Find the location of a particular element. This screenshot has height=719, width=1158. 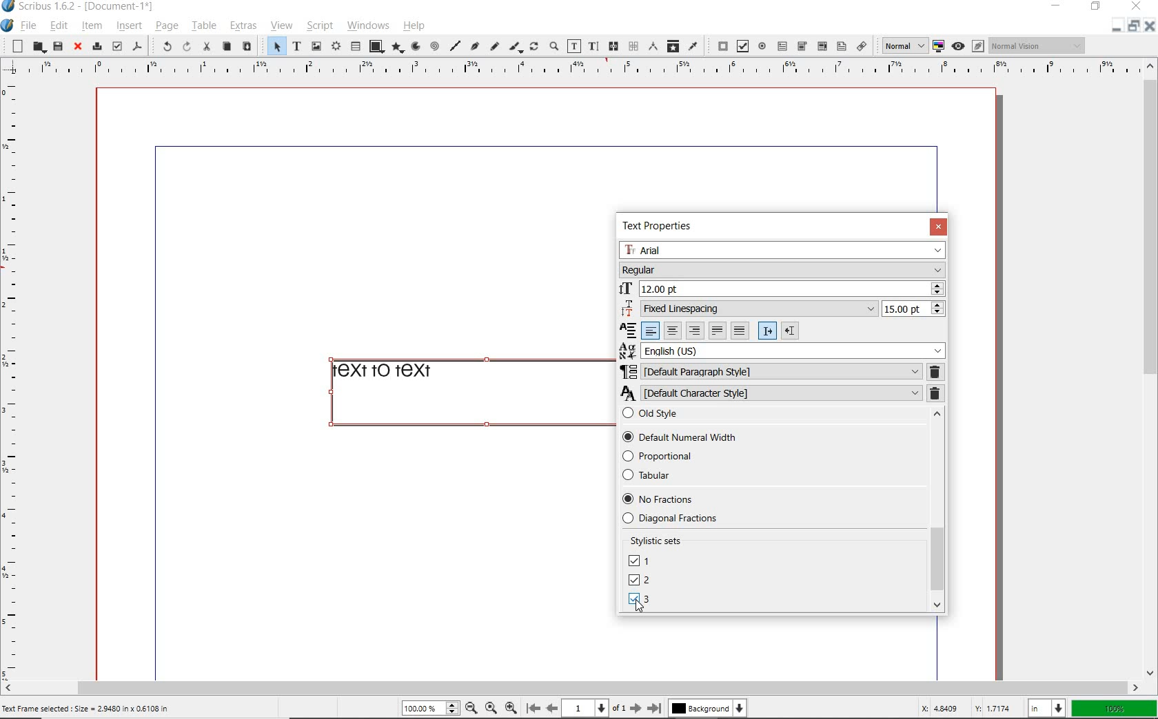

DEFAULT NUMBERS is located at coordinates (637, 579).